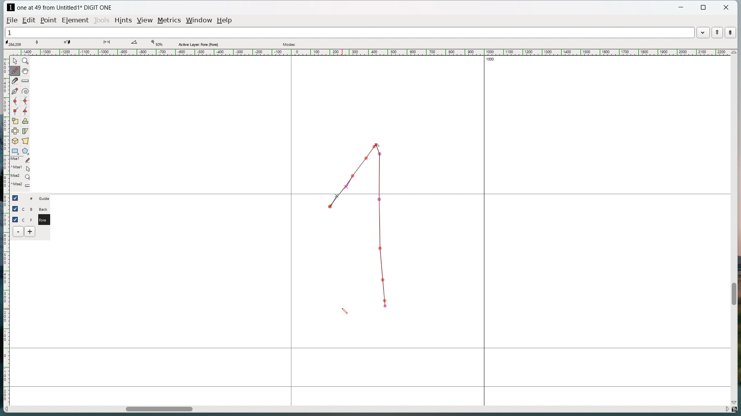 This screenshot has height=416, width=741. Describe the element at coordinates (726, 408) in the screenshot. I see `scroll right` at that location.